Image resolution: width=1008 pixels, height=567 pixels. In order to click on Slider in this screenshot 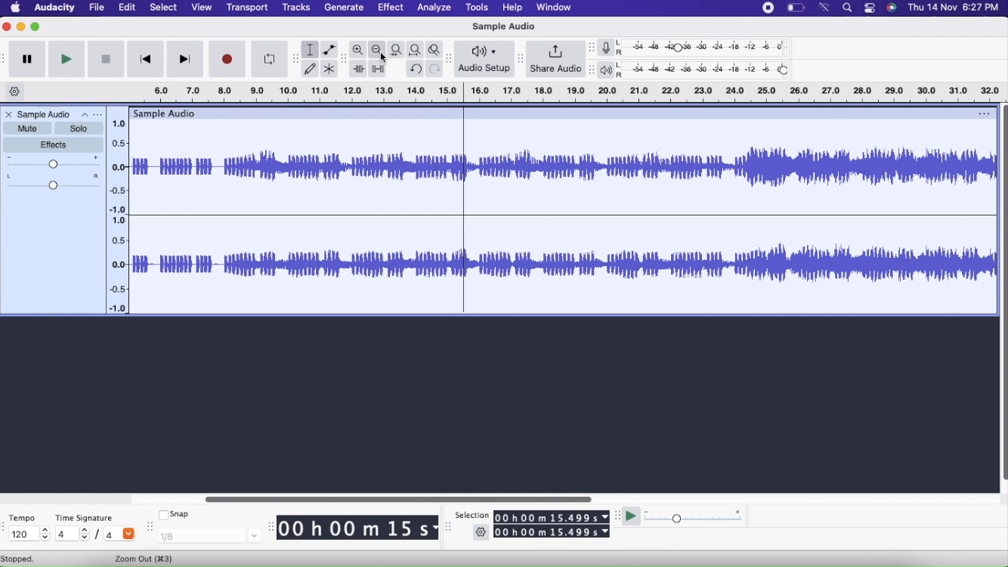, I will do `click(118, 212)`.